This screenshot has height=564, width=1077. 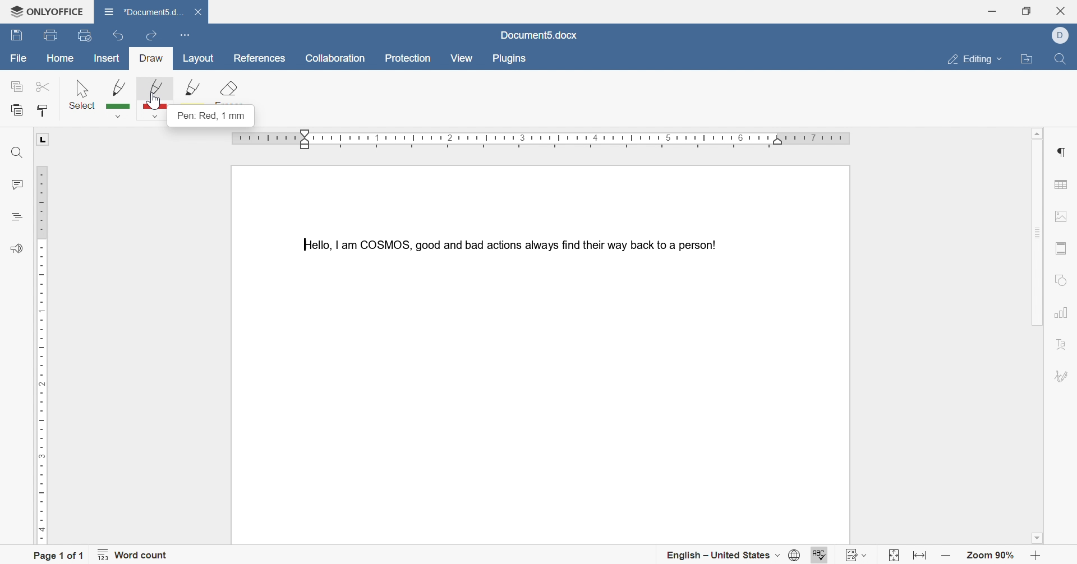 What do you see at coordinates (213, 117) in the screenshot?
I see `pen: red, 1mm` at bounding box center [213, 117].